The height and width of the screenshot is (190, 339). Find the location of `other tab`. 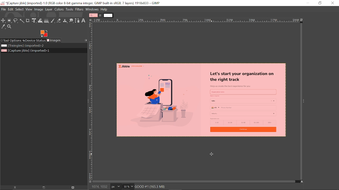

other tab is located at coordinates (108, 16).